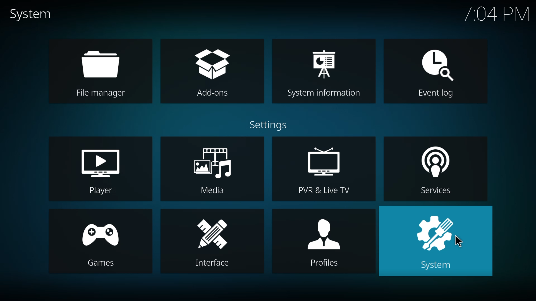 The width and height of the screenshot is (536, 301). Describe the element at coordinates (101, 169) in the screenshot. I see `player` at that location.